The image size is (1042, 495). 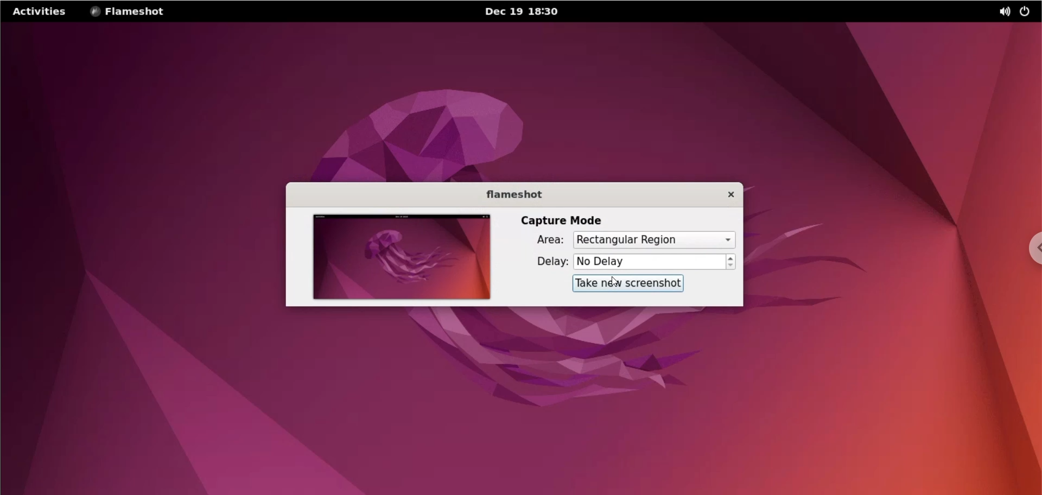 What do you see at coordinates (613, 281) in the screenshot?
I see `cursor` at bounding box center [613, 281].